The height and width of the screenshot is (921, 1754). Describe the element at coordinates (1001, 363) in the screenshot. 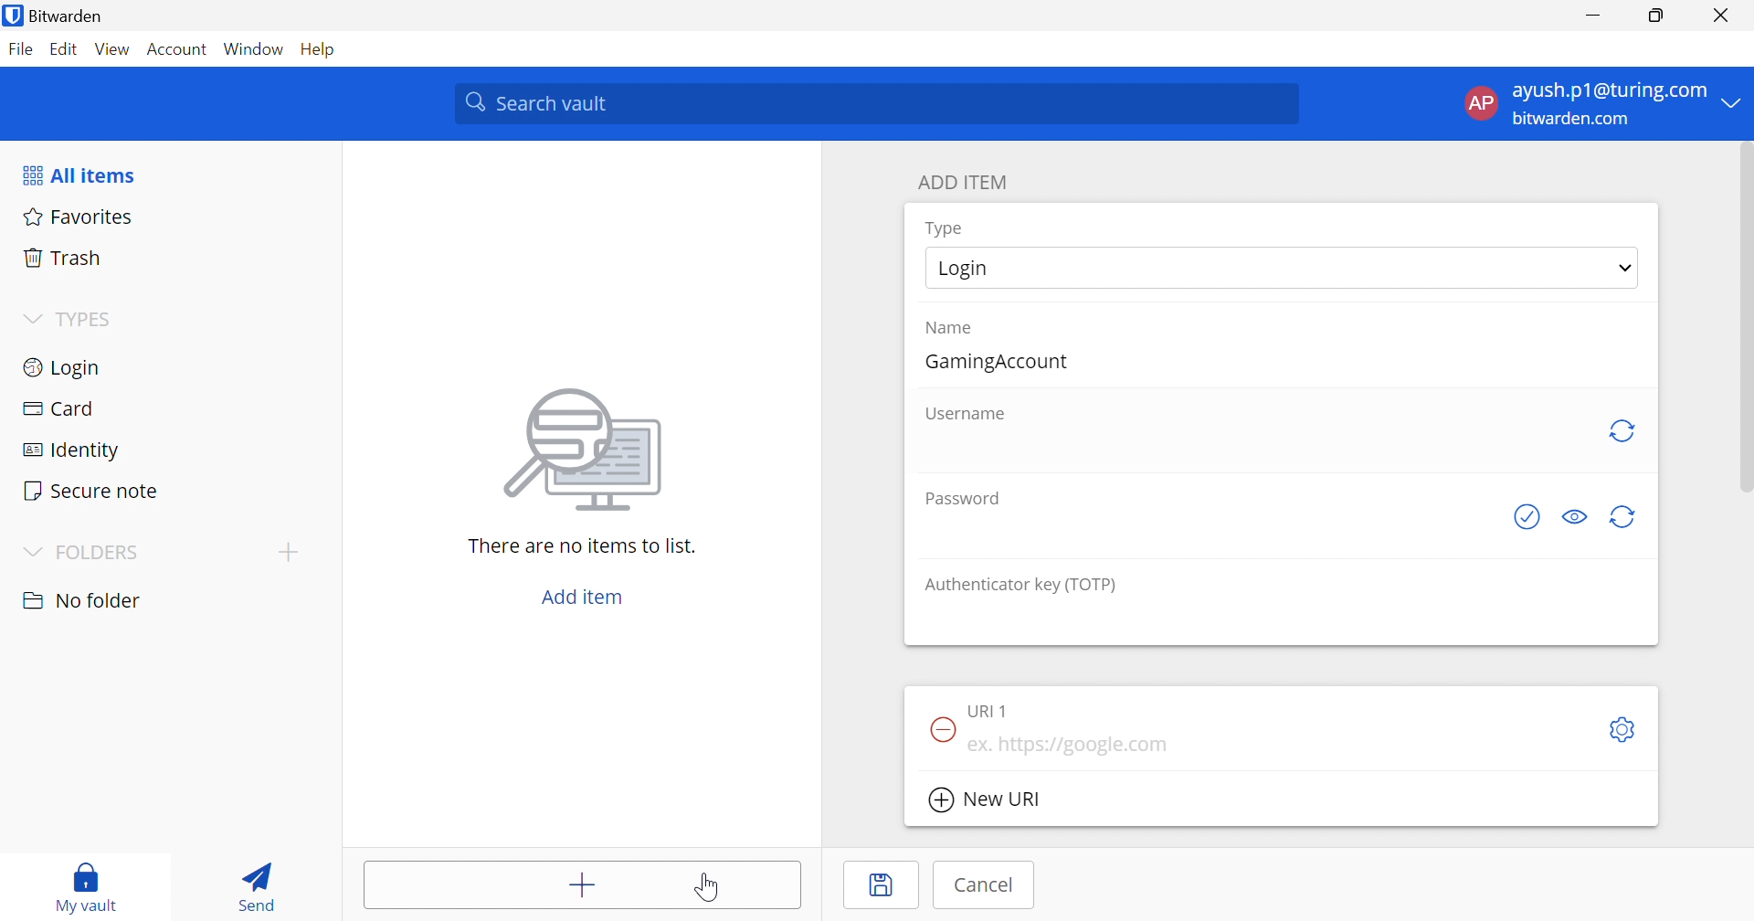

I see `GamingAccount` at that location.